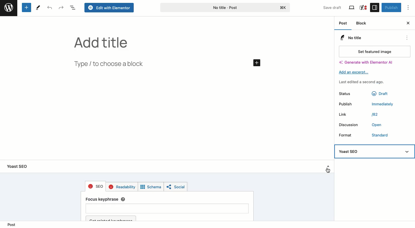 The width and height of the screenshot is (415, 228). What do you see at coordinates (26, 8) in the screenshot?
I see `Add new block` at bounding box center [26, 8].